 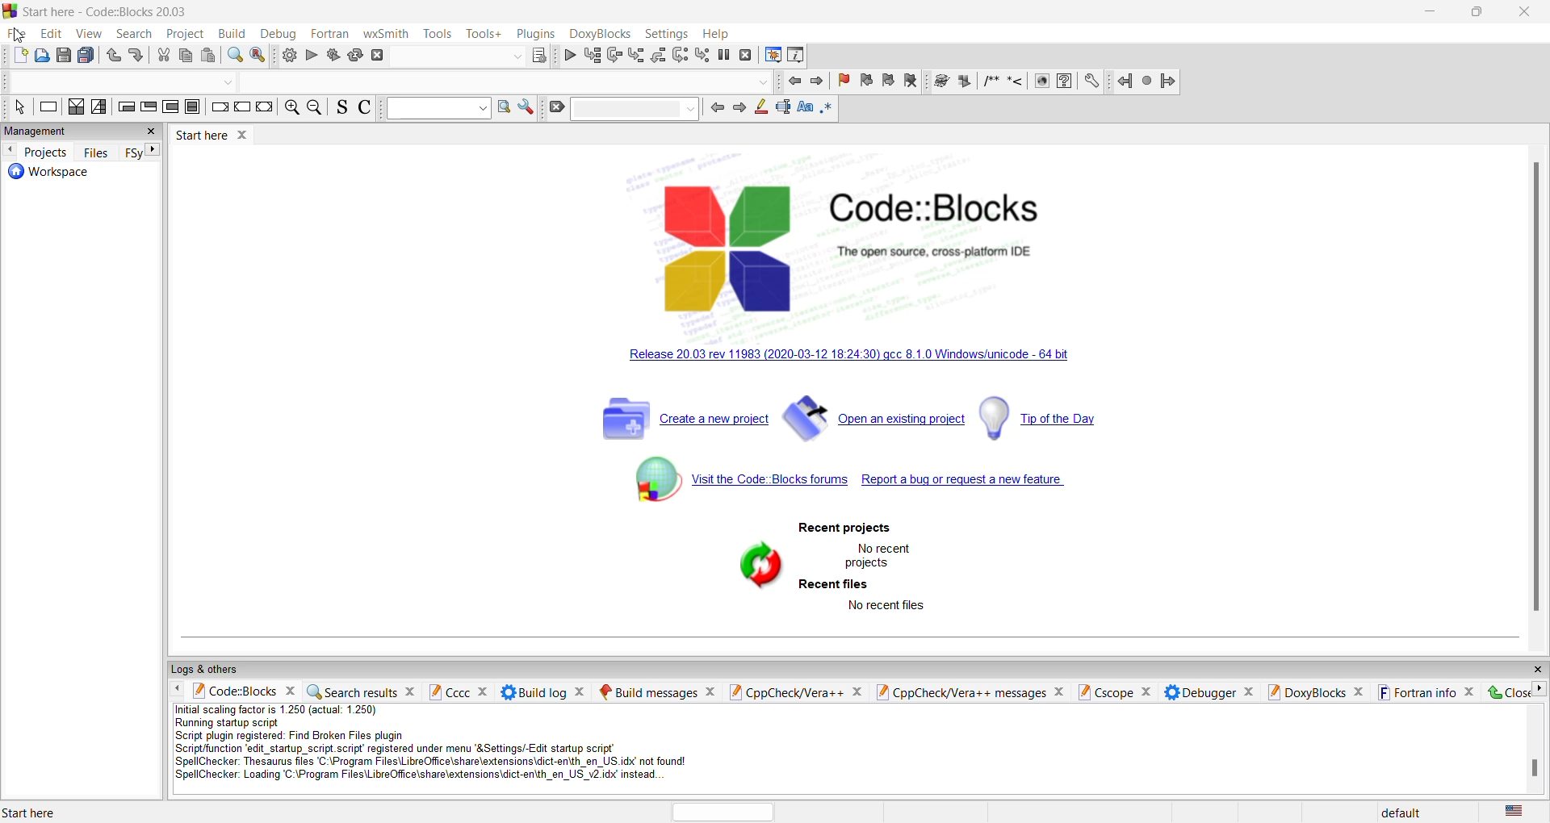 I want to click on recent projects, so click(x=844, y=528).